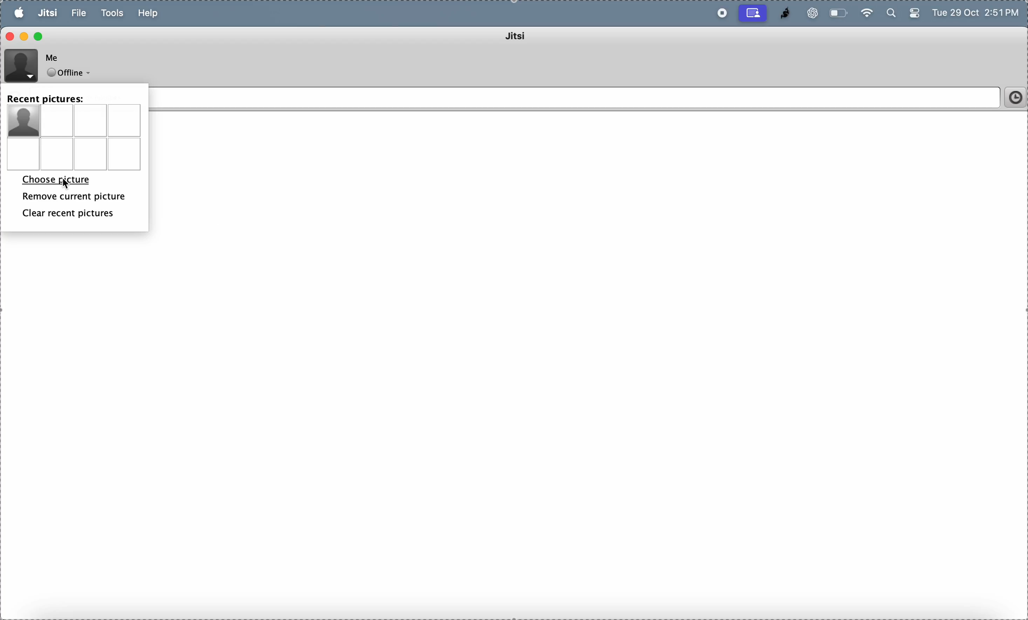 This screenshot has width=1028, height=620. What do you see at coordinates (781, 13) in the screenshot?
I see `jitsi` at bounding box center [781, 13].